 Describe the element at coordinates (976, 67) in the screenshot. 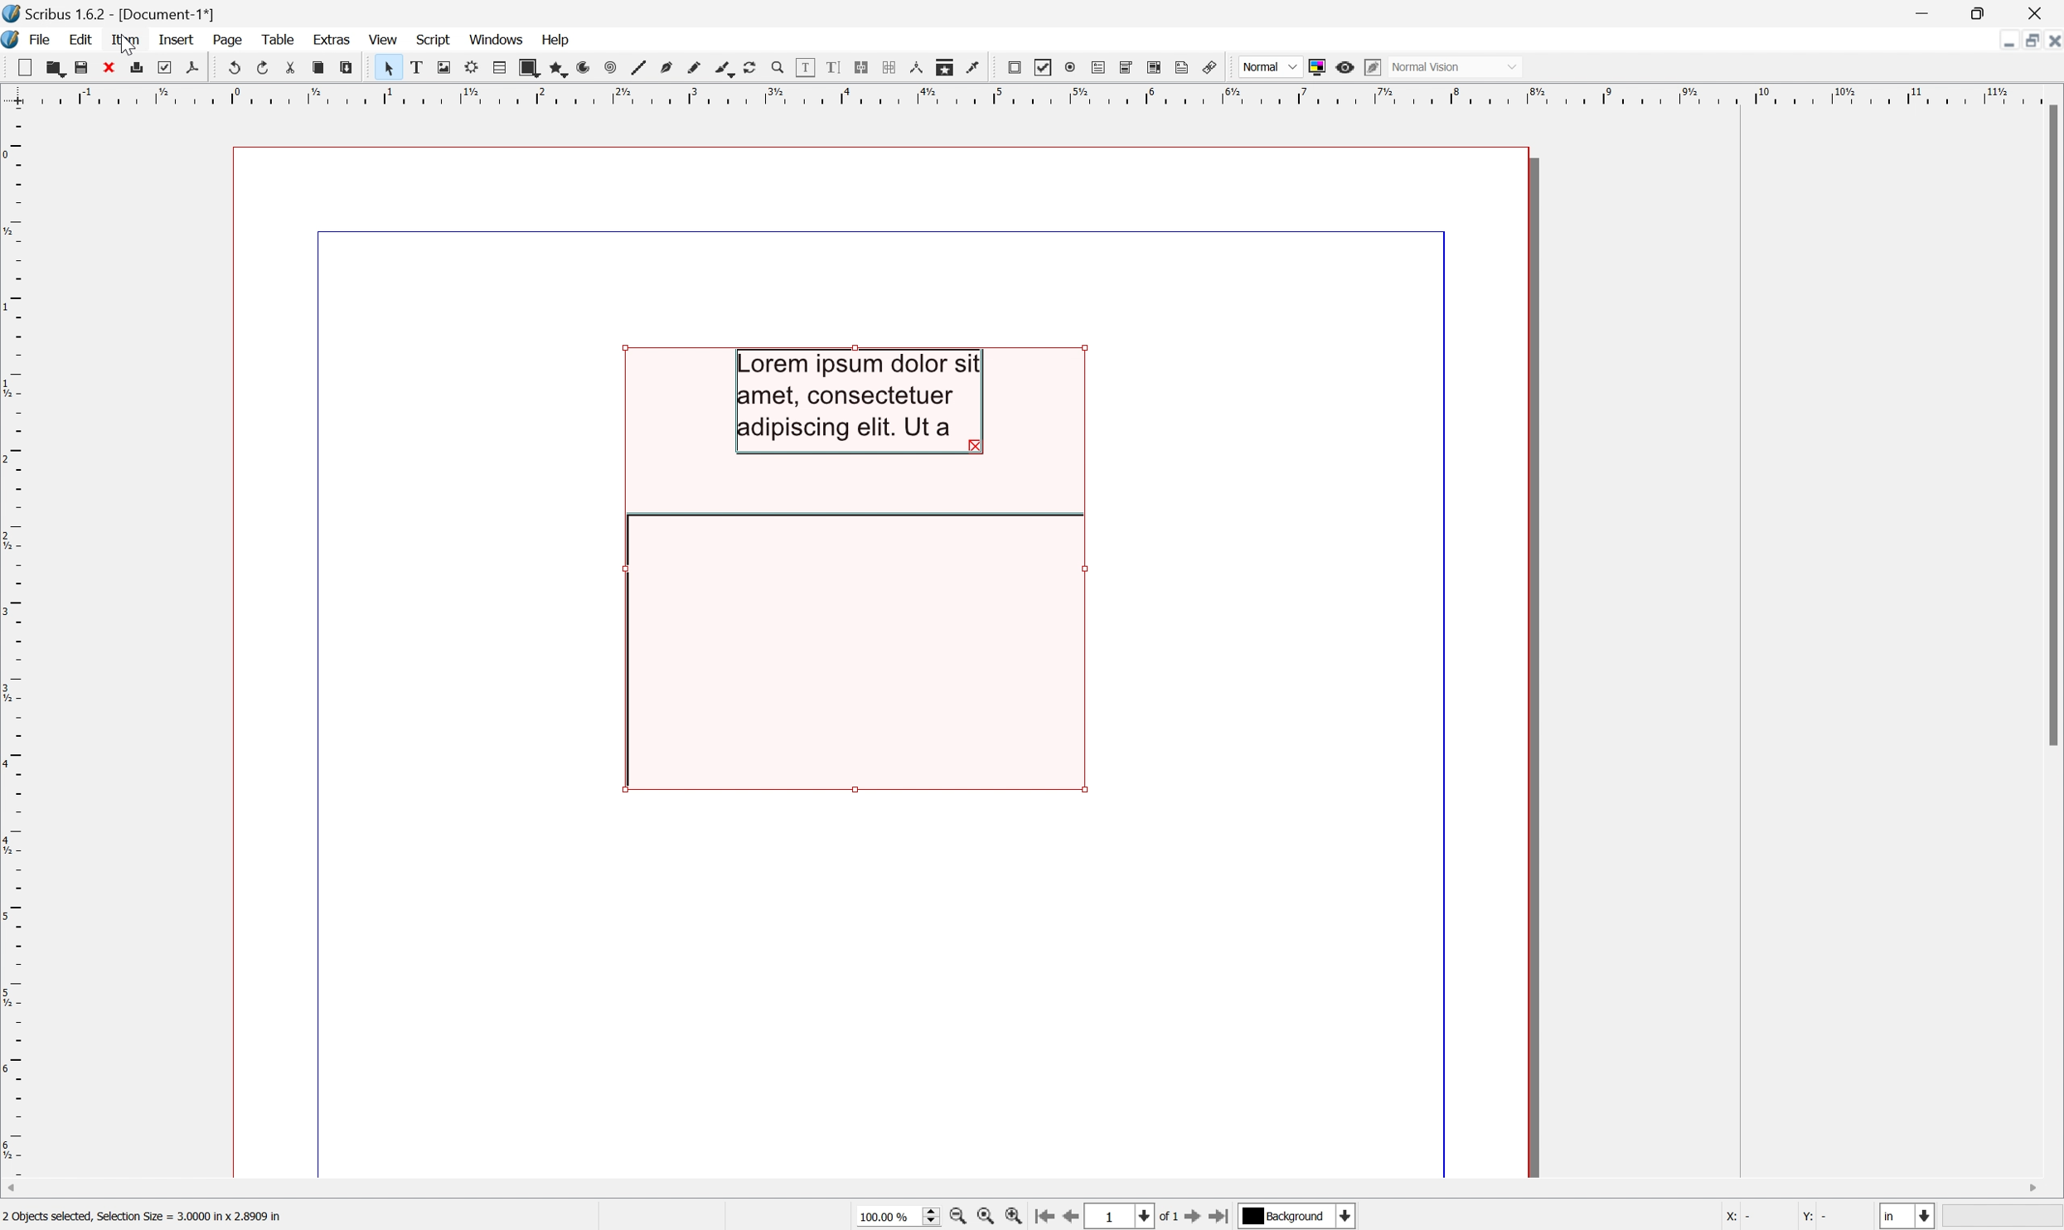

I see `Eye dropper` at that location.